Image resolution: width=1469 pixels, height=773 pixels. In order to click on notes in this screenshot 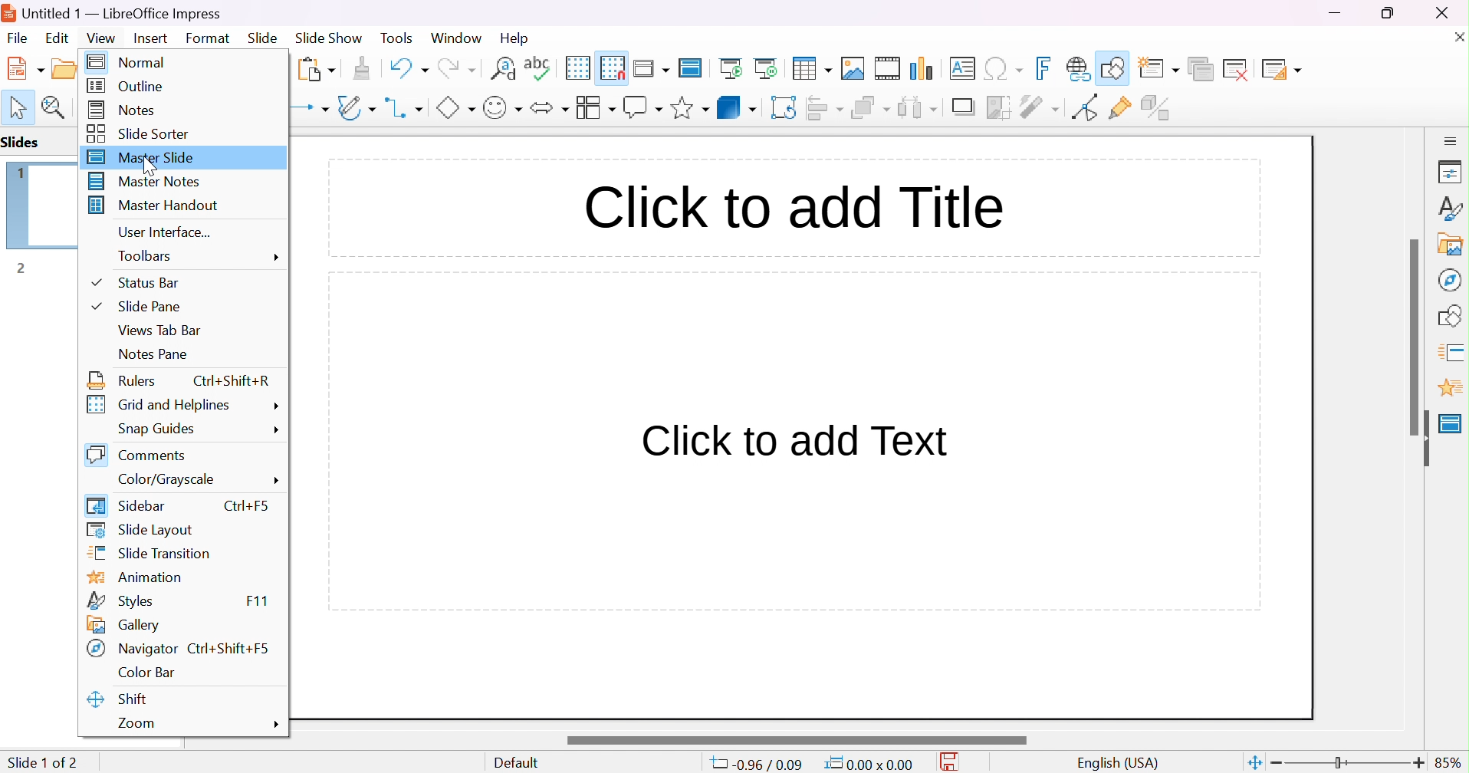, I will do `click(124, 108)`.